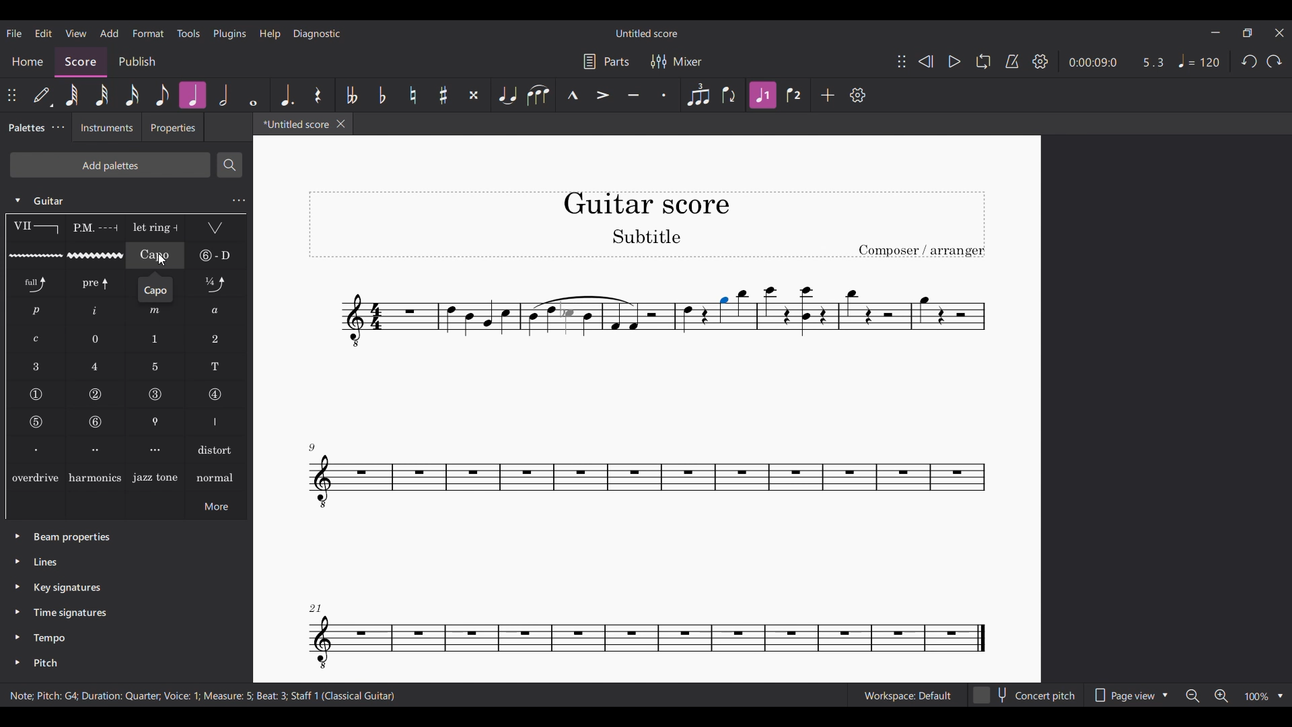  What do you see at coordinates (926, 61) in the screenshot?
I see `Rewind` at bounding box center [926, 61].